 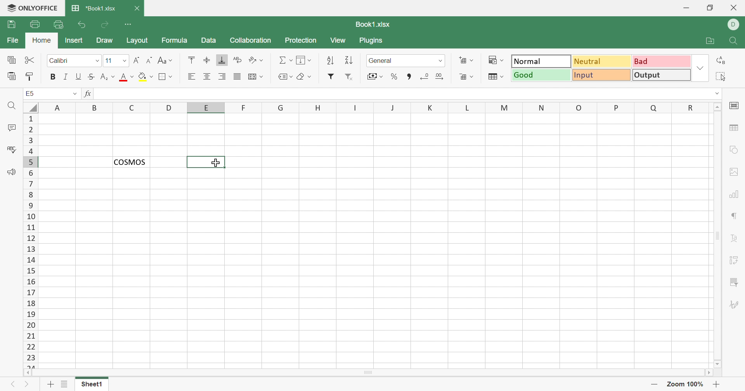 What do you see at coordinates (351, 61) in the screenshot?
I see `Sort descending` at bounding box center [351, 61].